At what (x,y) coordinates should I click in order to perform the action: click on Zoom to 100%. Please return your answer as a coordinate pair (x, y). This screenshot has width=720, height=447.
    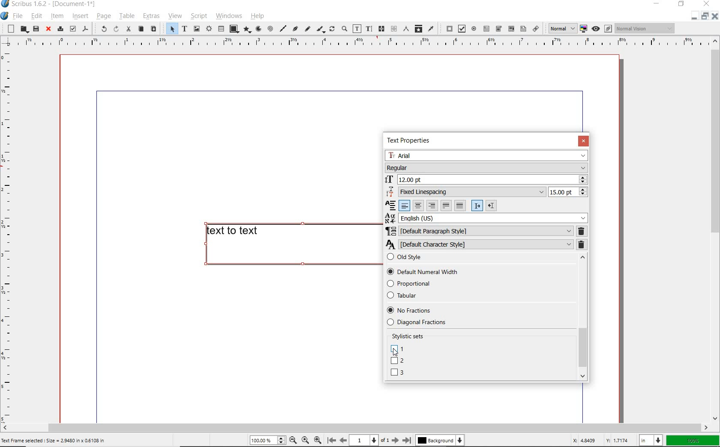
    Looking at the image, I should click on (304, 440).